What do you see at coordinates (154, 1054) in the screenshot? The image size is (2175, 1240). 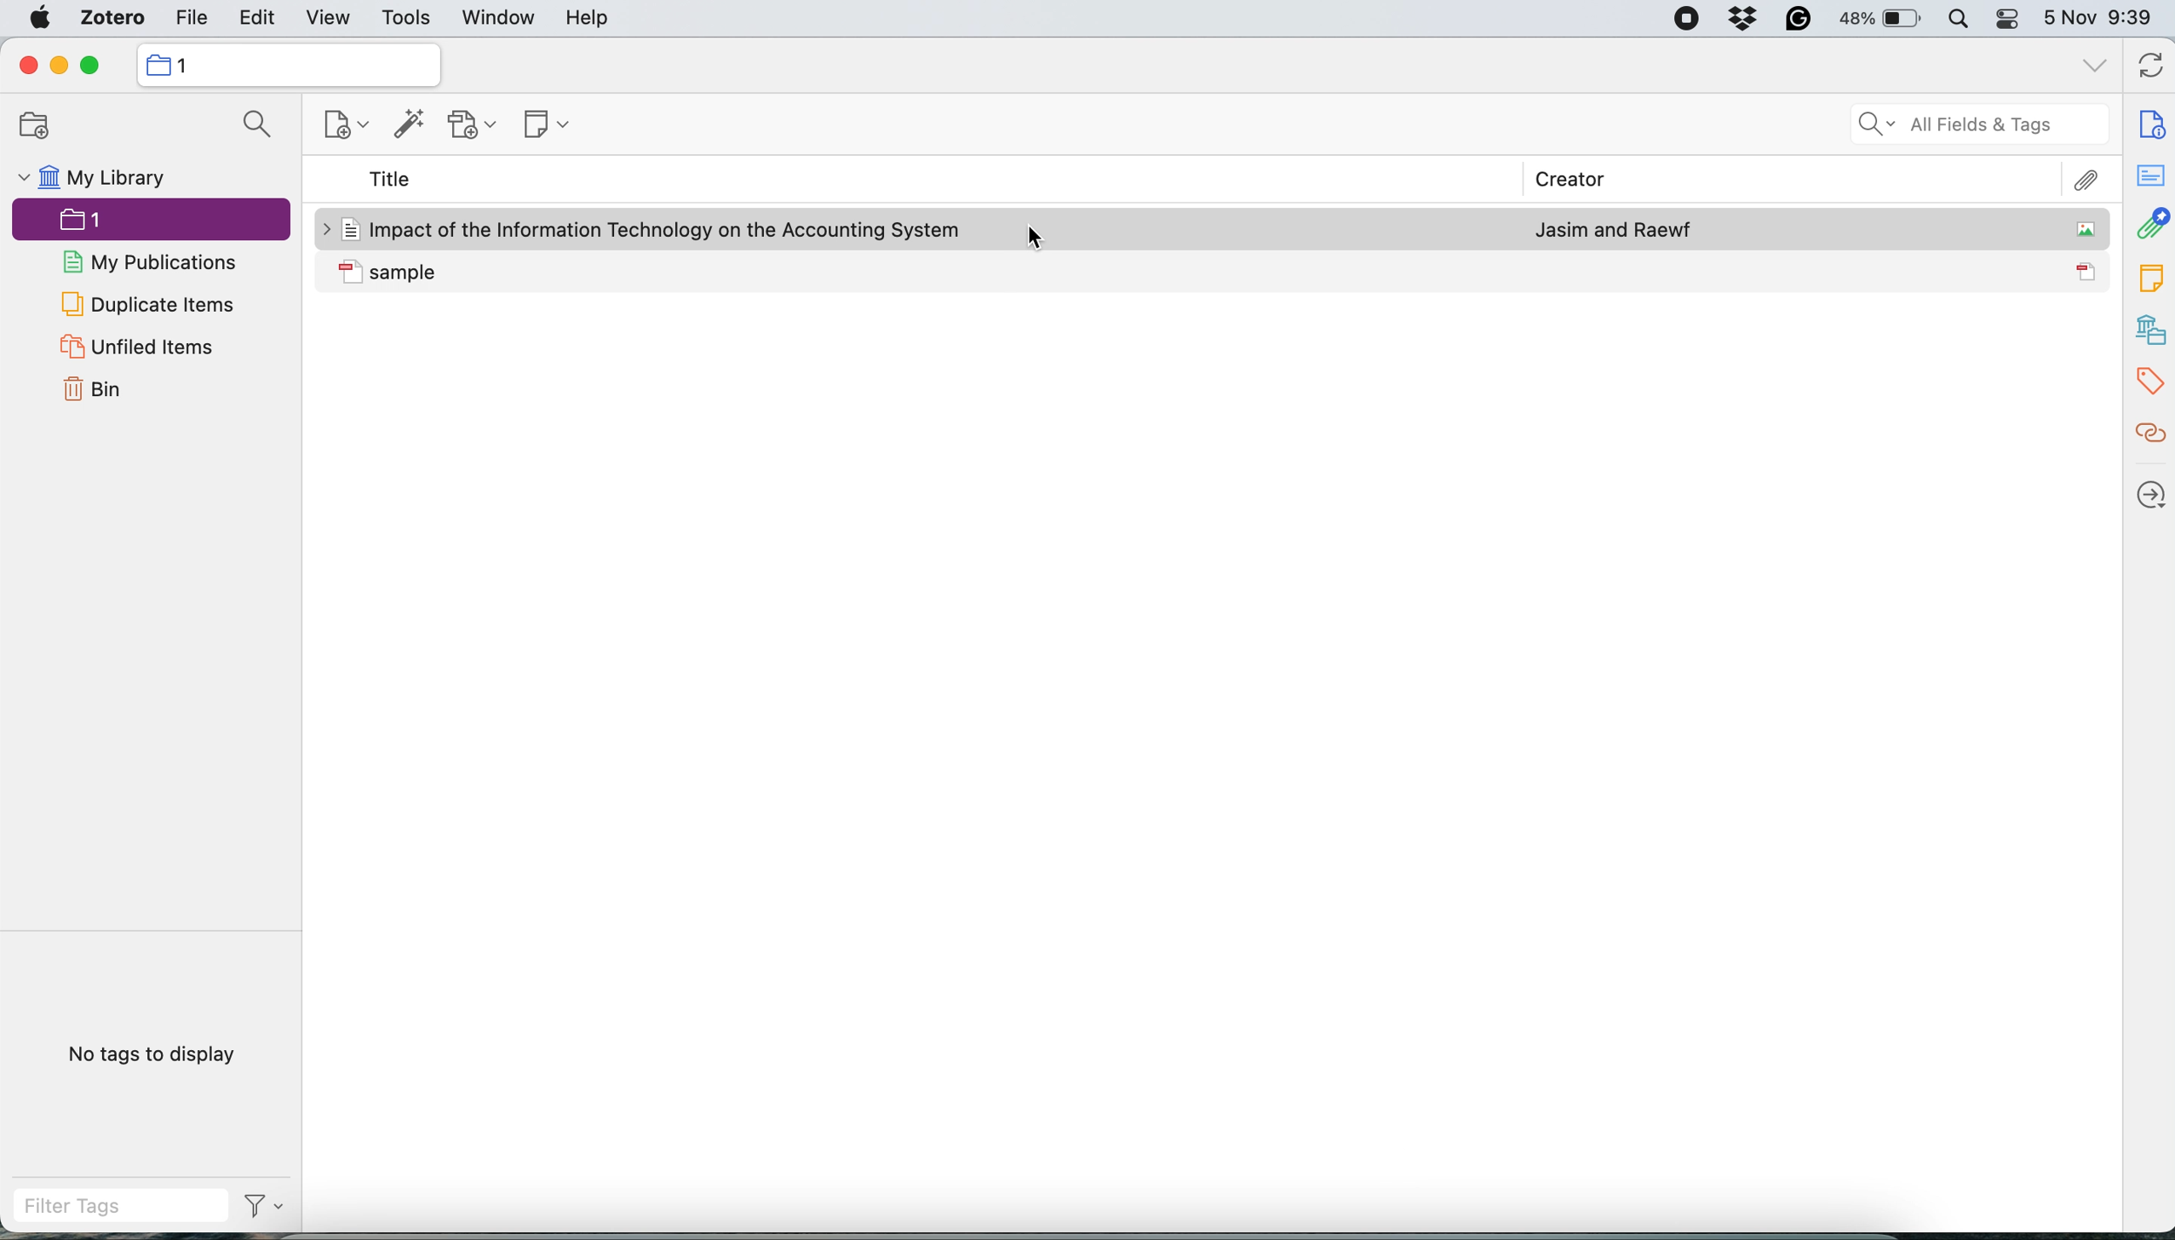 I see `No tags to display` at bounding box center [154, 1054].